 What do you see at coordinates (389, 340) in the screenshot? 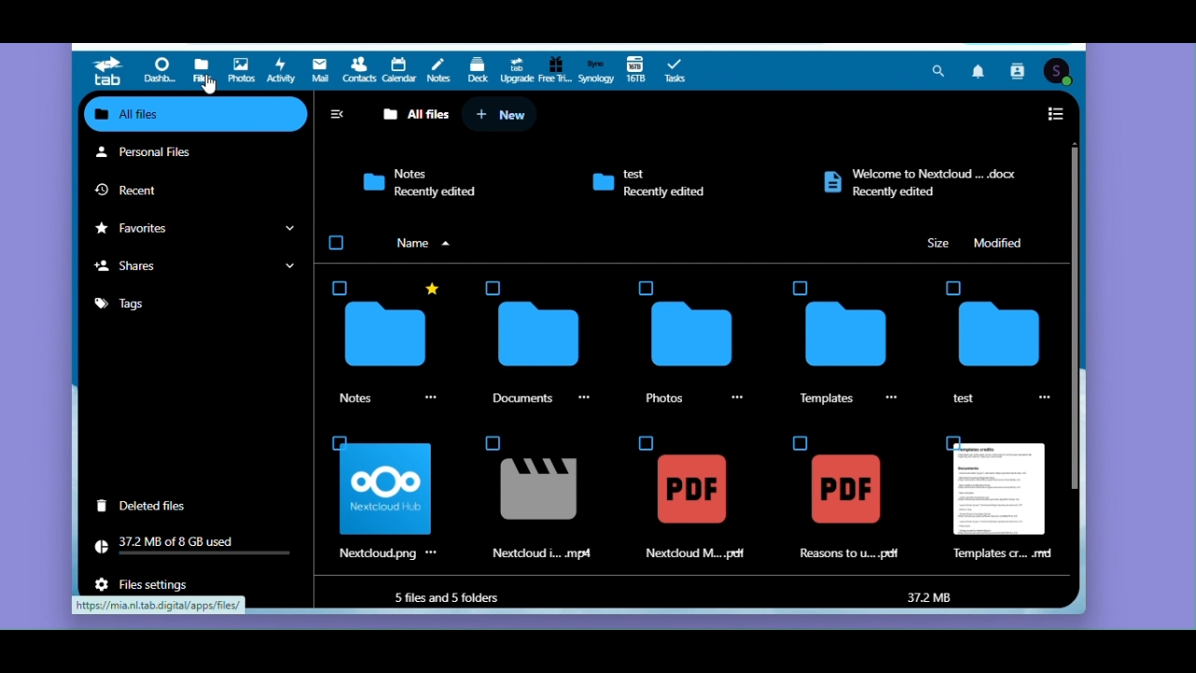
I see `notes` at bounding box center [389, 340].